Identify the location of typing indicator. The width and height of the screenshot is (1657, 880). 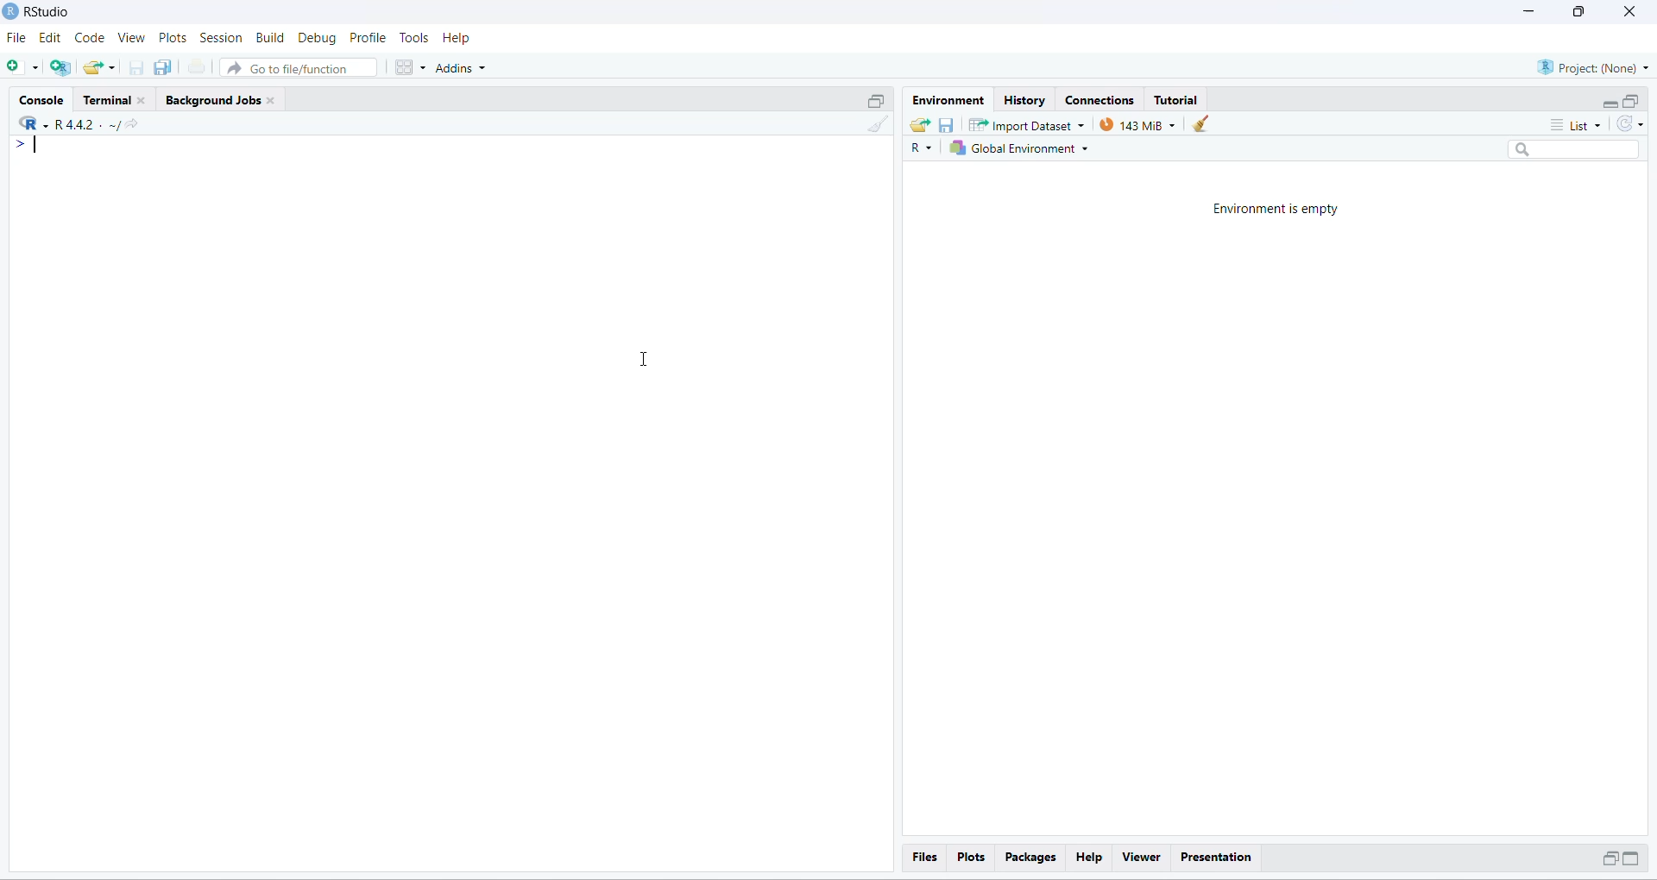
(39, 146).